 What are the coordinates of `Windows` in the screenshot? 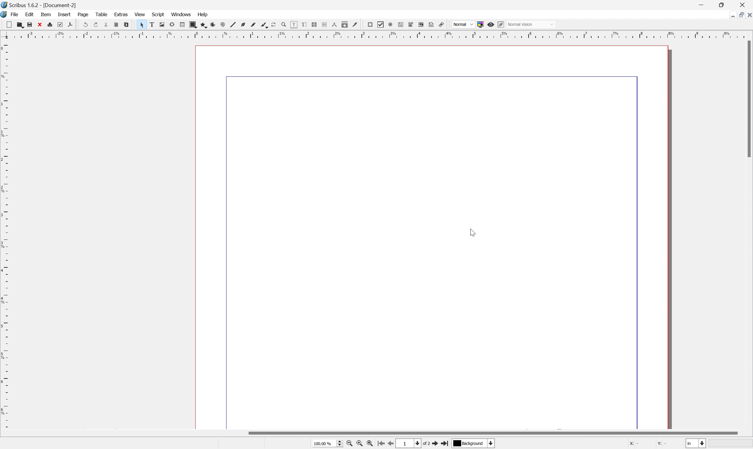 It's located at (181, 15).